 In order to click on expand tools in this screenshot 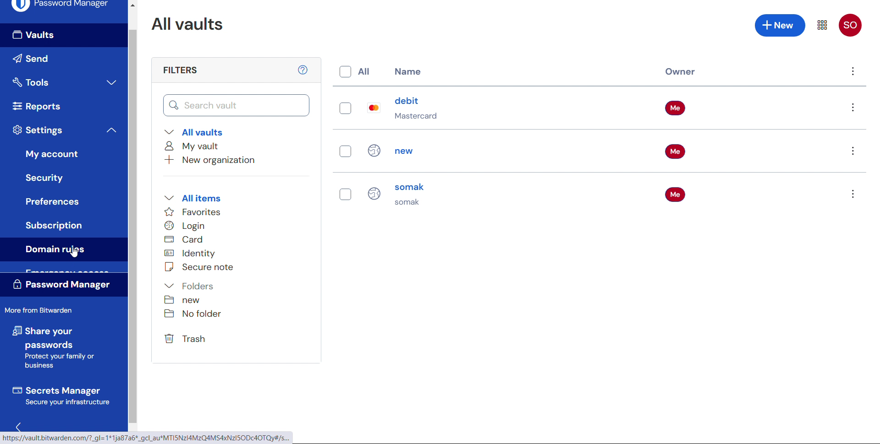, I will do `click(111, 81)`.